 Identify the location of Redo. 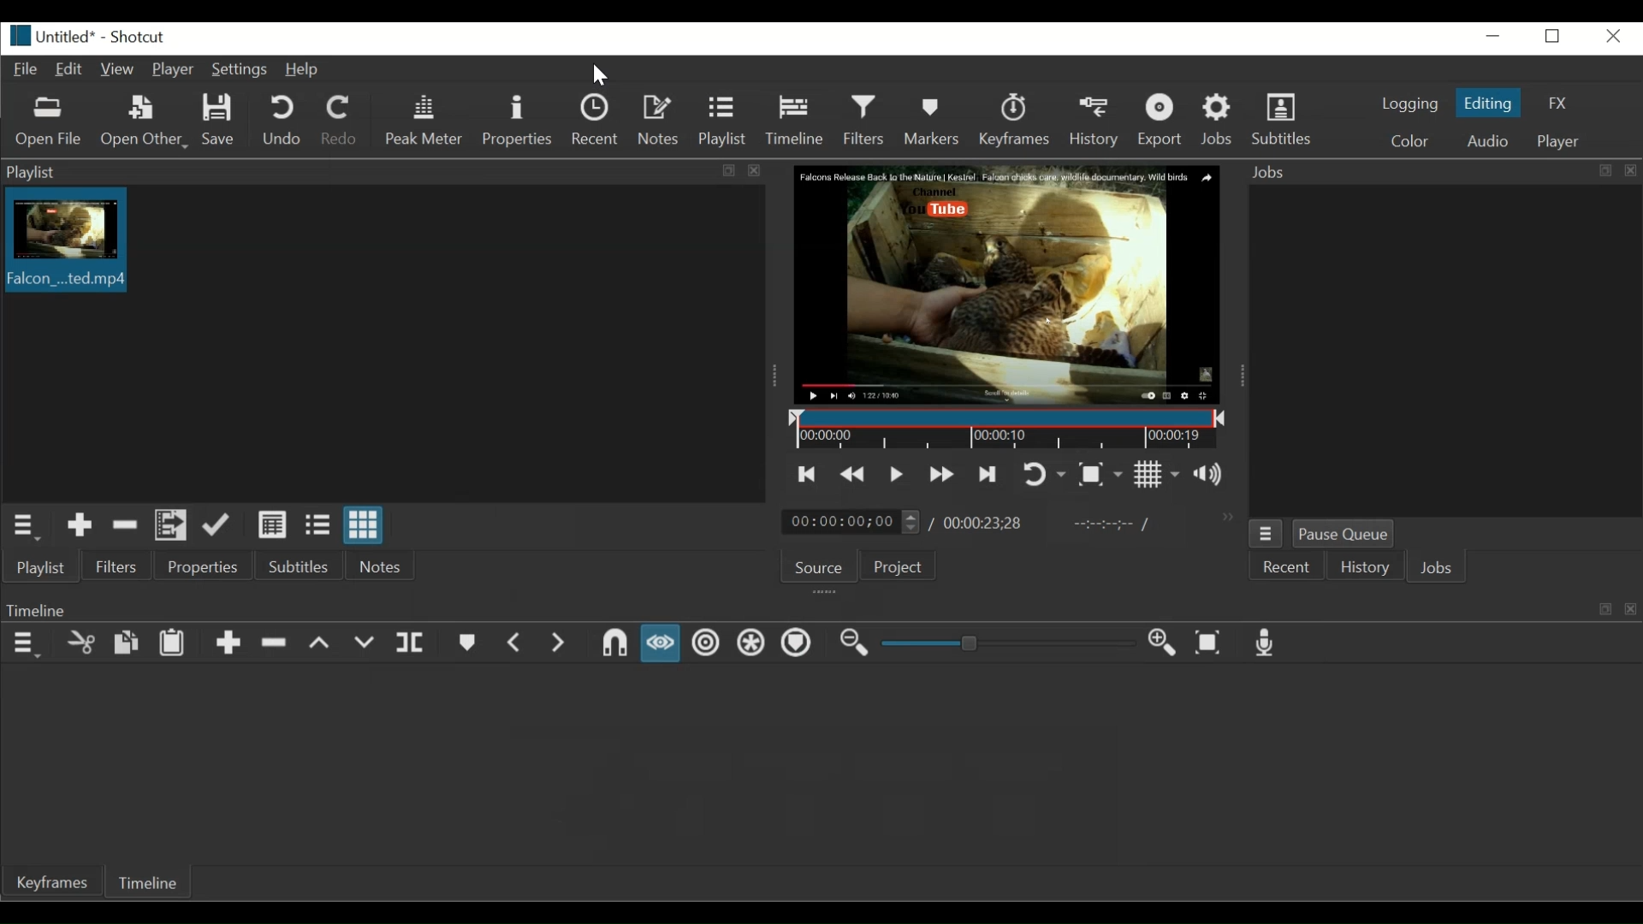
(342, 121).